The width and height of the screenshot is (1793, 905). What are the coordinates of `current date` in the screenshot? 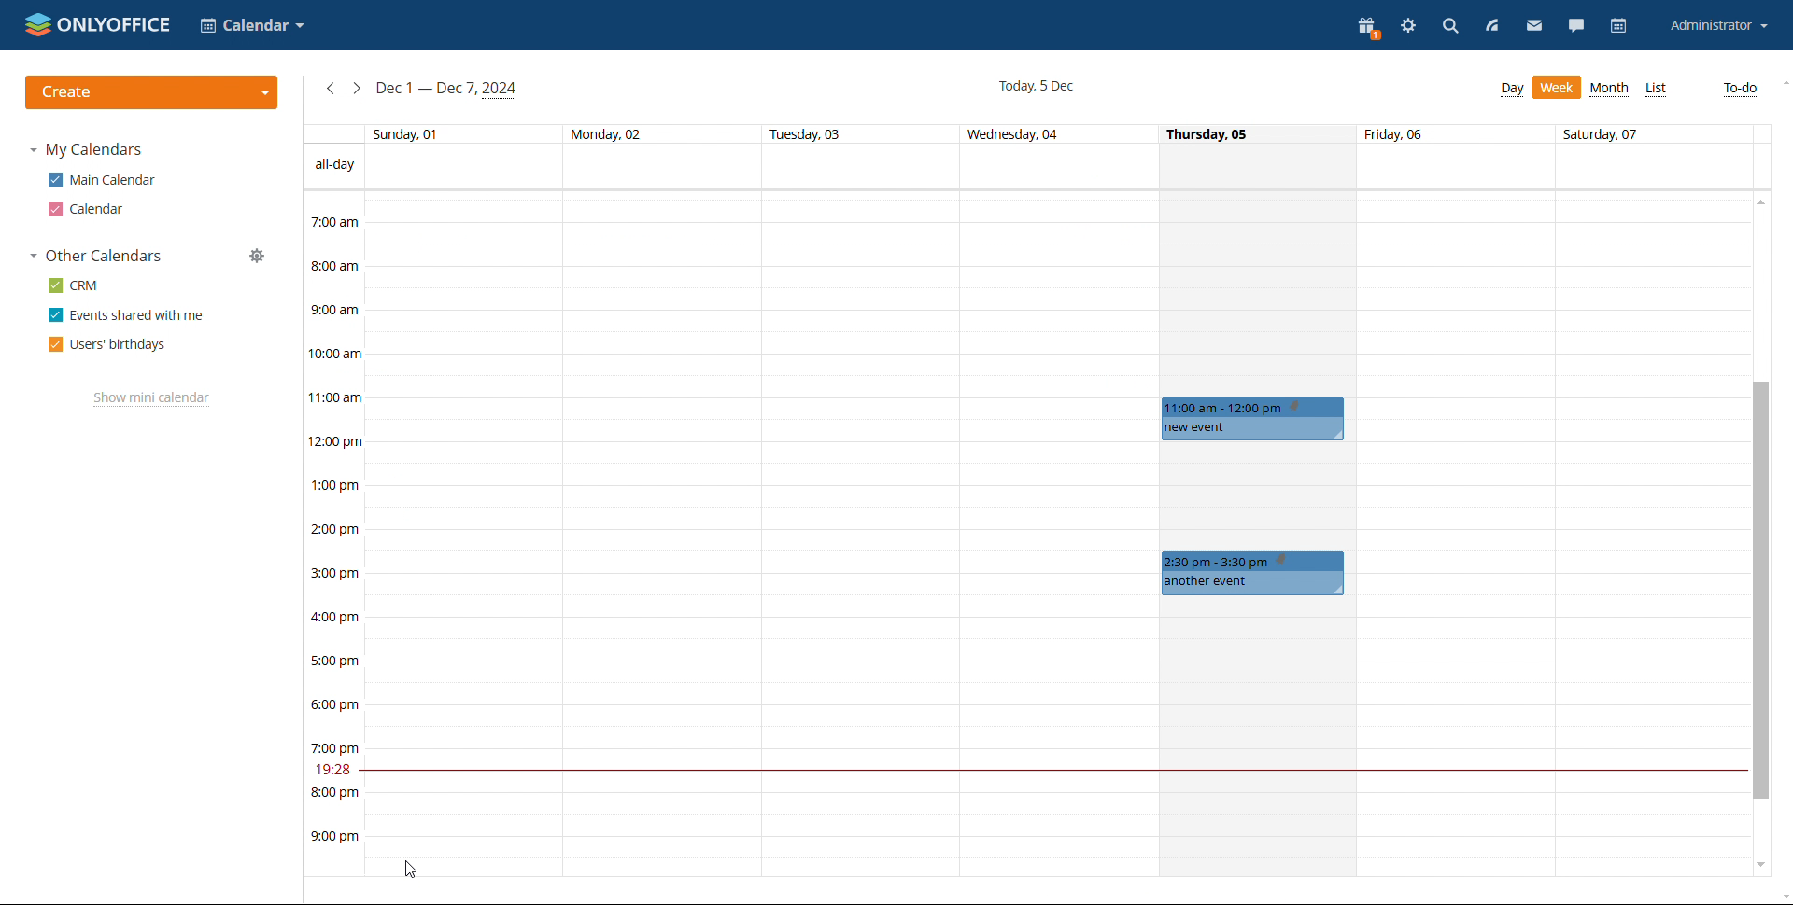 It's located at (1037, 86).